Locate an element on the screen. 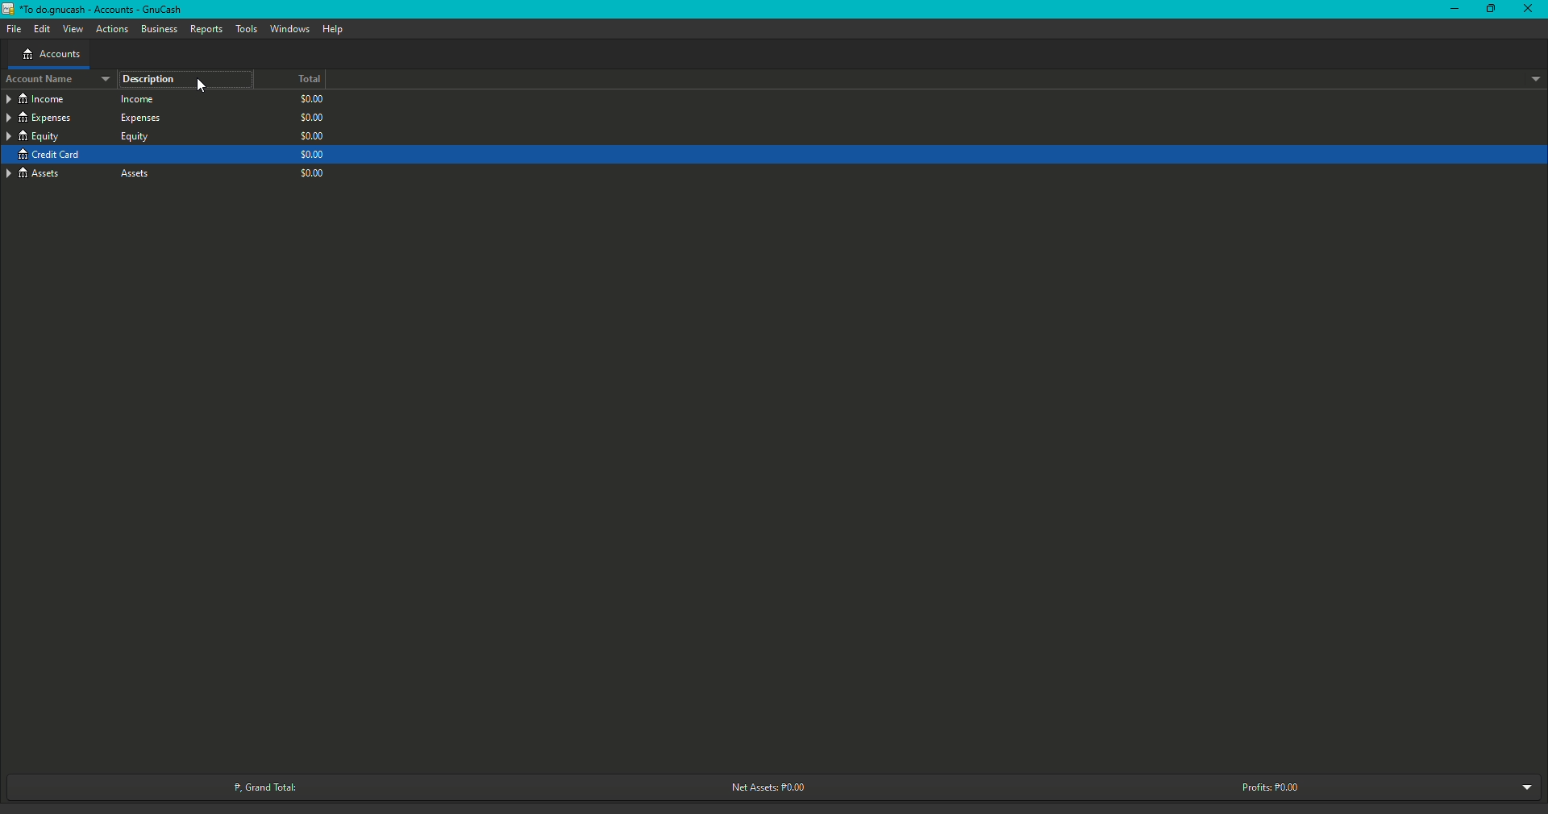  Help is located at coordinates (332, 30).